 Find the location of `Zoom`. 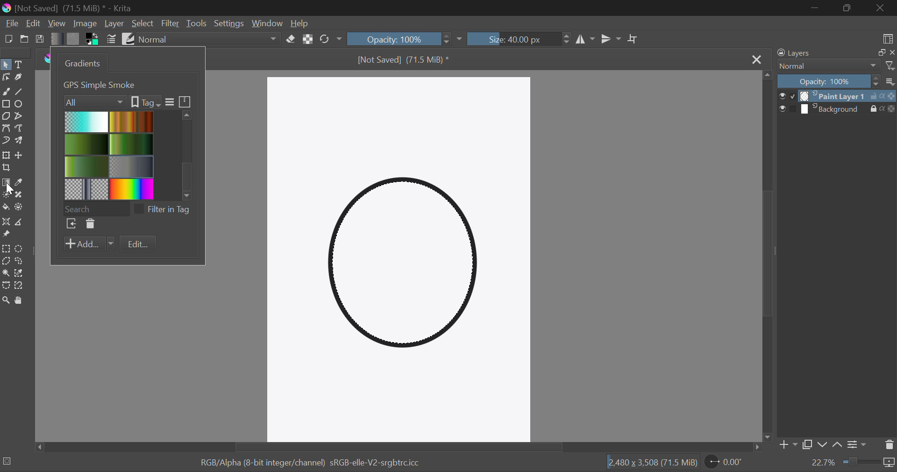

Zoom is located at coordinates (7, 301).